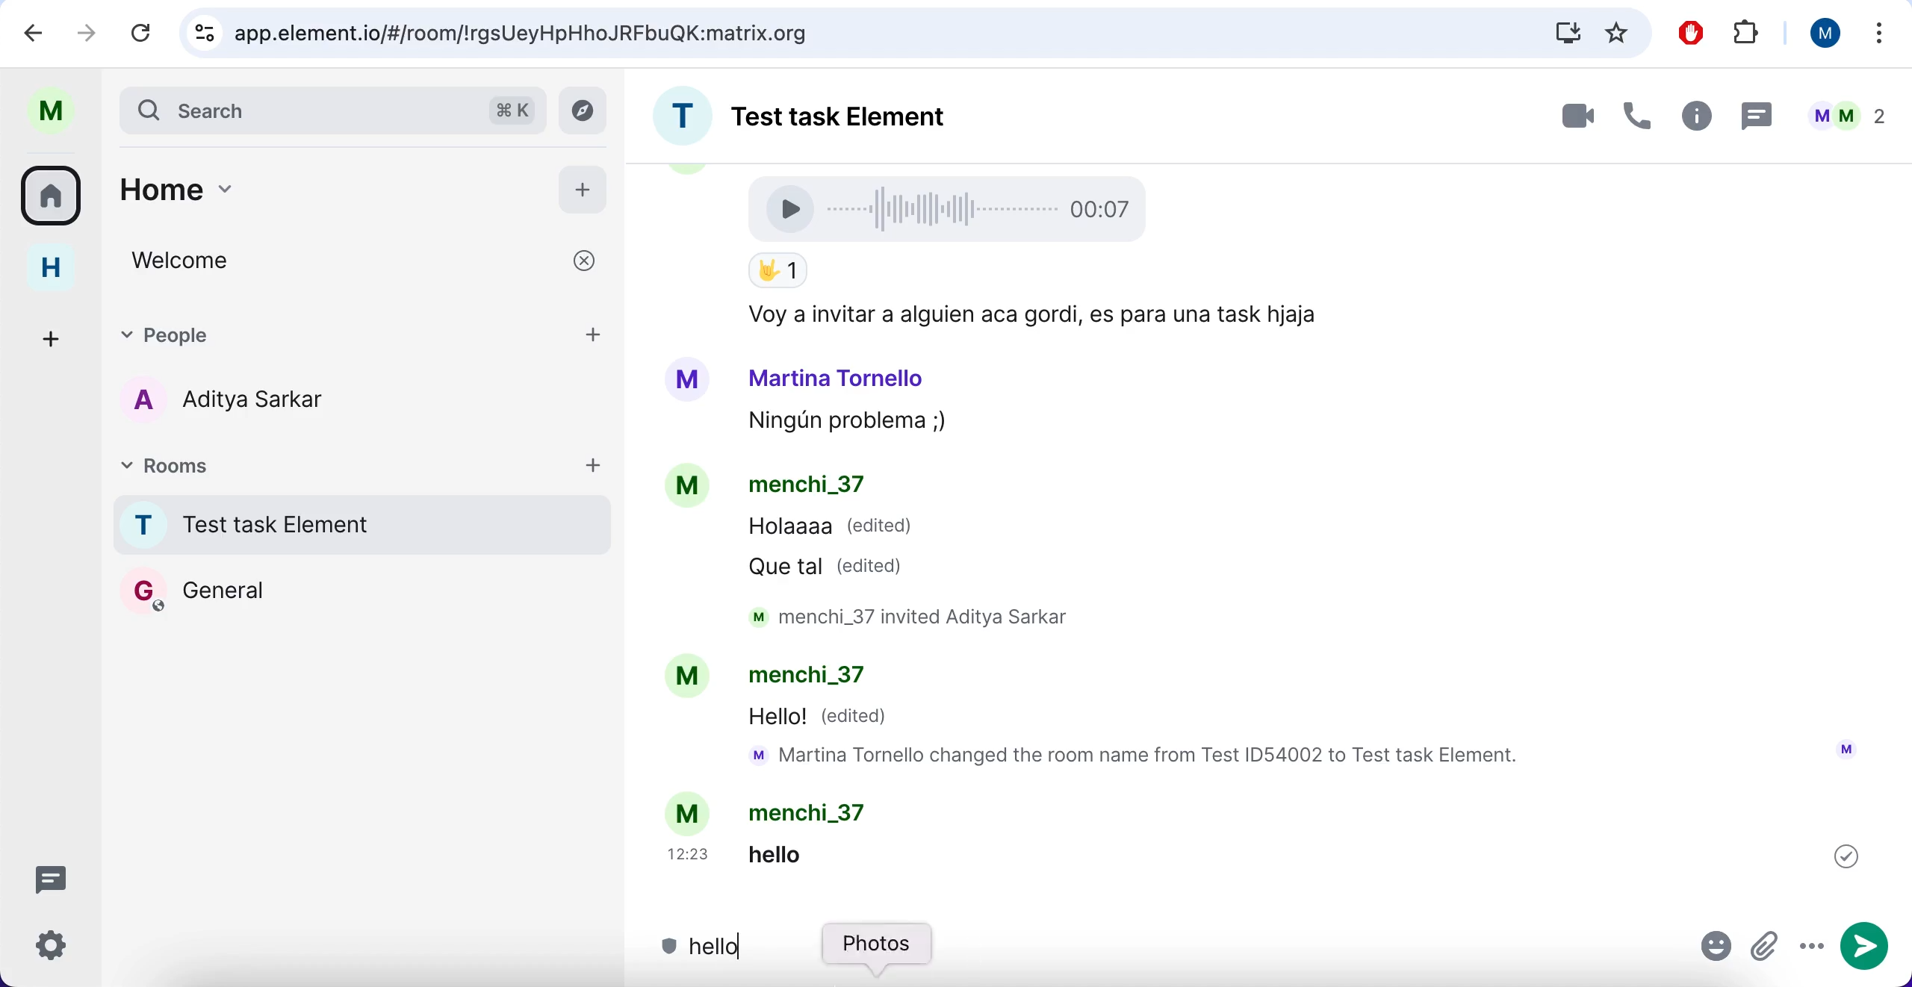 Image resolution: width=1912 pixels, height=987 pixels. What do you see at coordinates (1028, 316) in the screenshot?
I see `Voy a invitar a alguien aca gordi, es para una task hjaja` at bounding box center [1028, 316].